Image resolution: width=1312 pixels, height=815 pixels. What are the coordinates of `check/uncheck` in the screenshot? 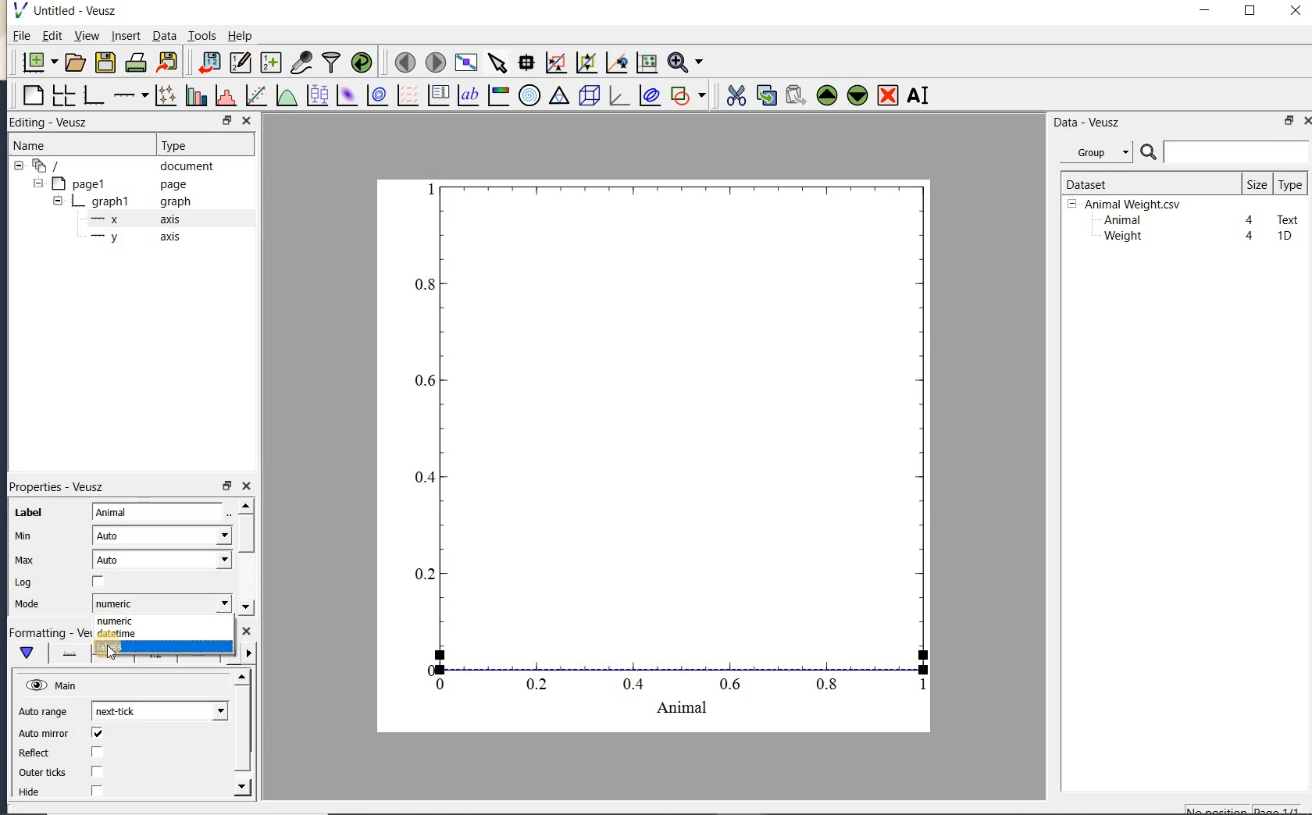 It's located at (96, 790).